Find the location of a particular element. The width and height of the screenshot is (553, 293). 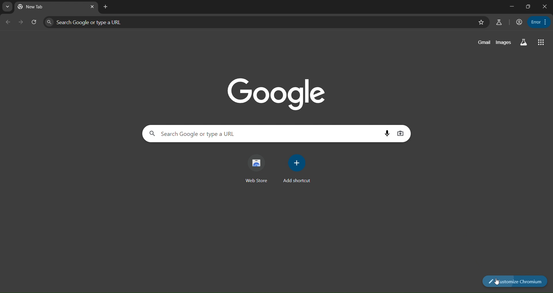

restore down is located at coordinates (527, 6).